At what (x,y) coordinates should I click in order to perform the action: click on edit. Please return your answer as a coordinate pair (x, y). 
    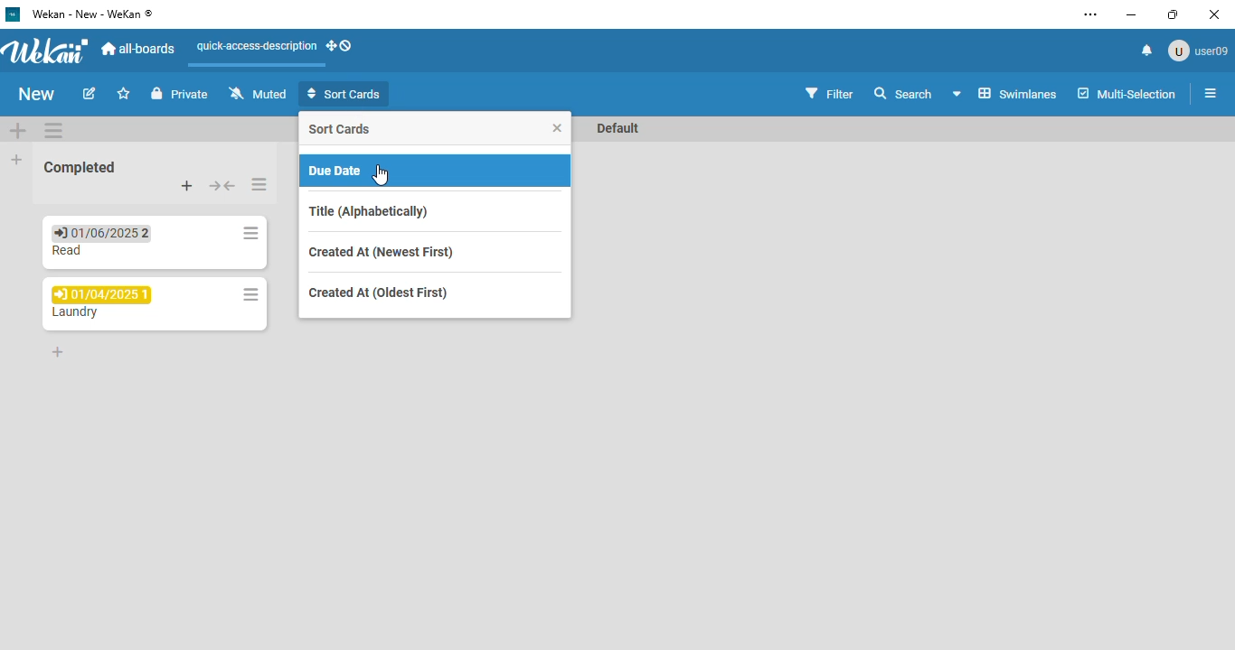
    Looking at the image, I should click on (90, 93).